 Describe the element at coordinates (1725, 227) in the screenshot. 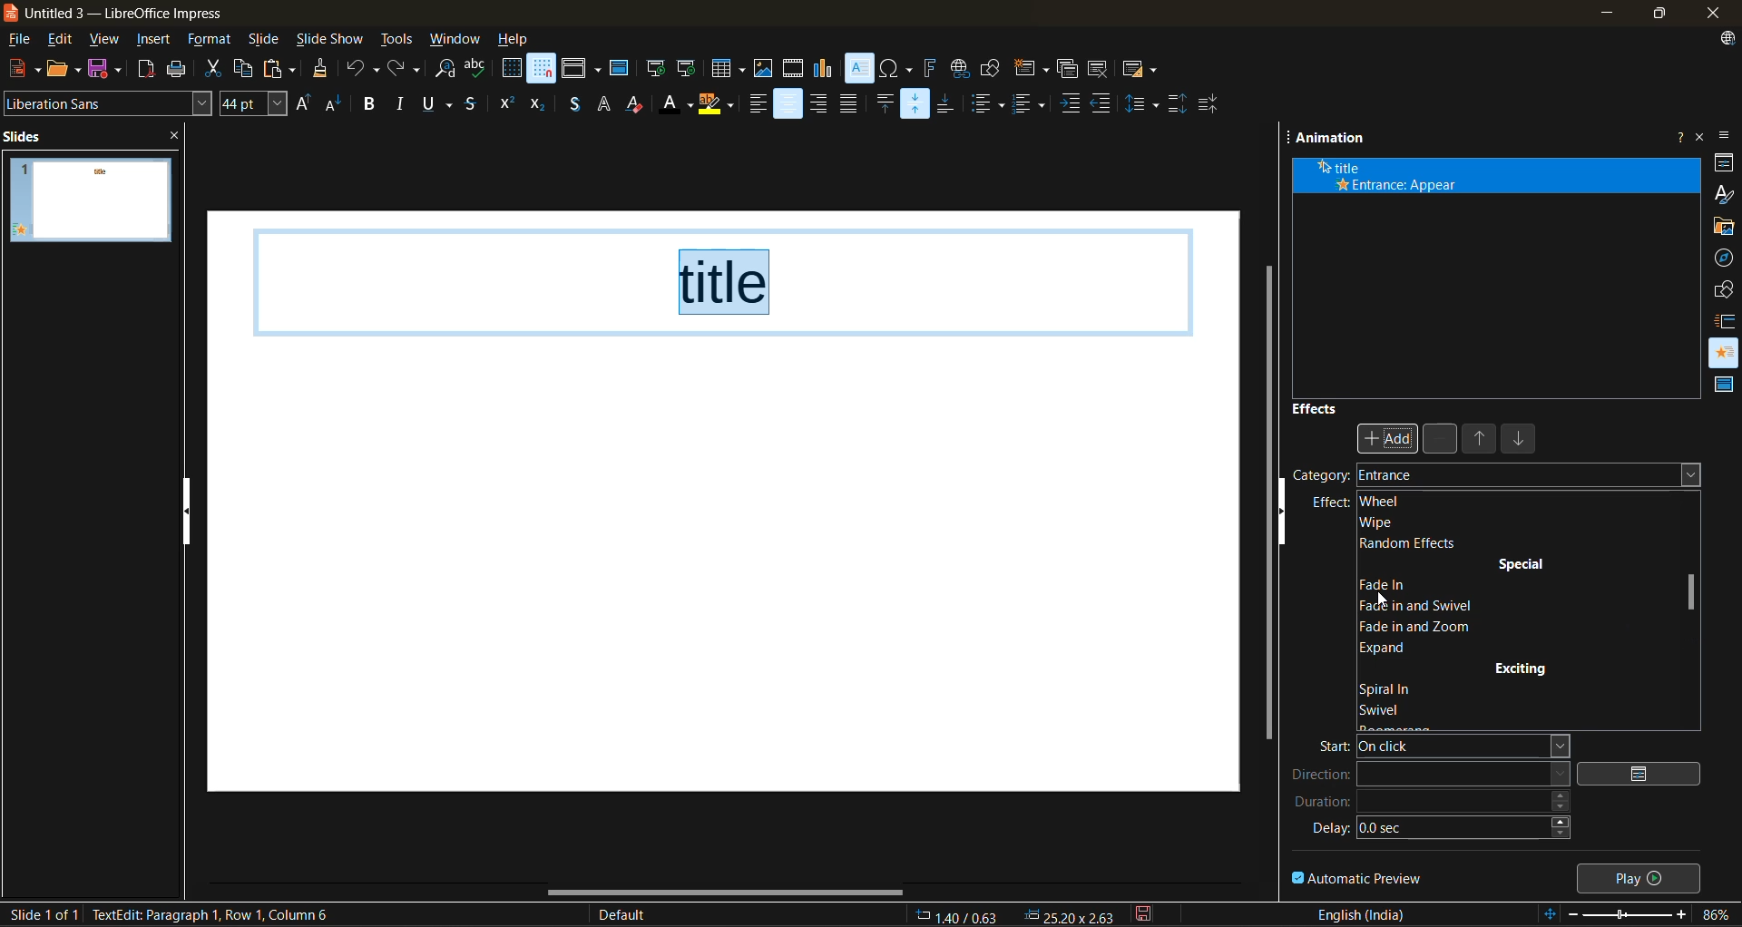

I see `gallery` at that location.